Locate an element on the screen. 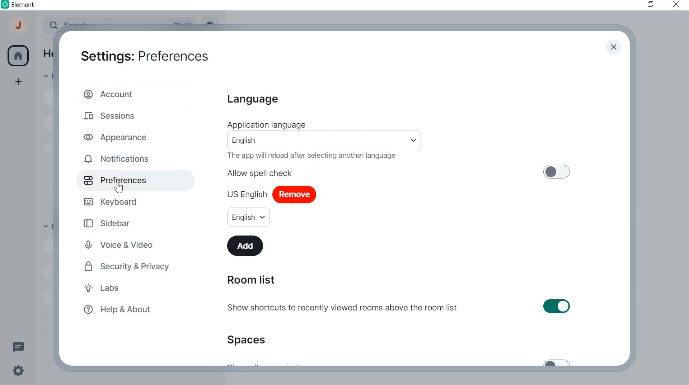 The image size is (689, 385). ACCOUNT is located at coordinates (111, 94).